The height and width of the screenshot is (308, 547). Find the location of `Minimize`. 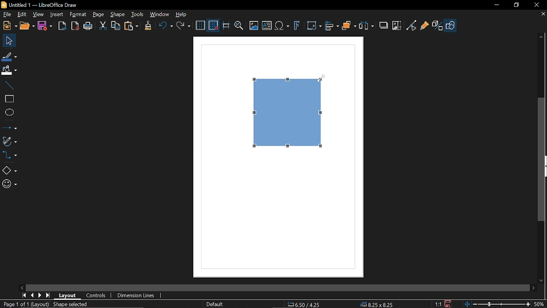

Minimize is located at coordinates (496, 5).